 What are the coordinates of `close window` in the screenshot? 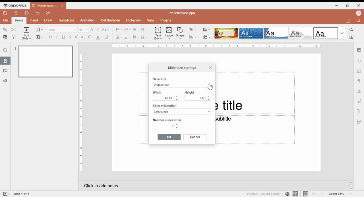 It's located at (209, 68).